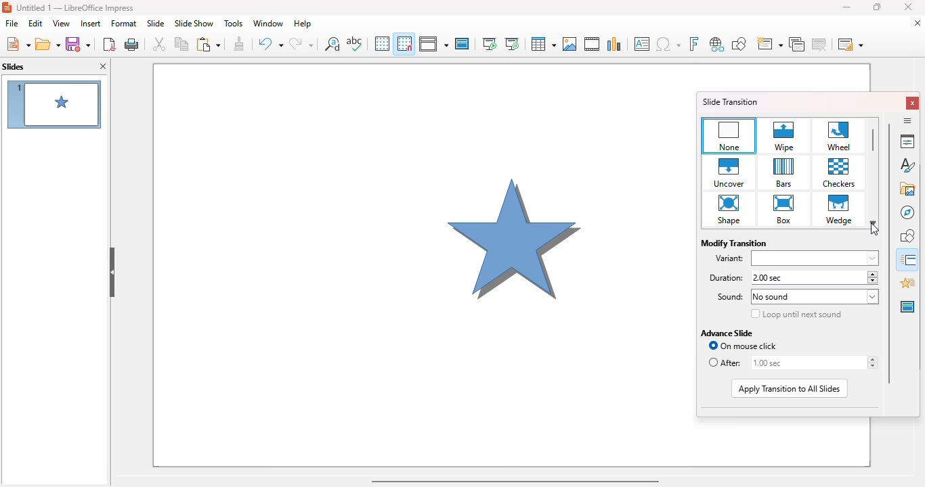 The image size is (925, 487). I want to click on wedge, so click(840, 209).